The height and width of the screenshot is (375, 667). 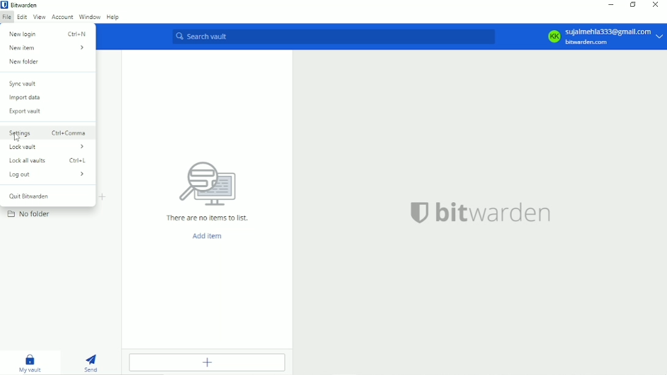 I want to click on Search vault, so click(x=335, y=36).